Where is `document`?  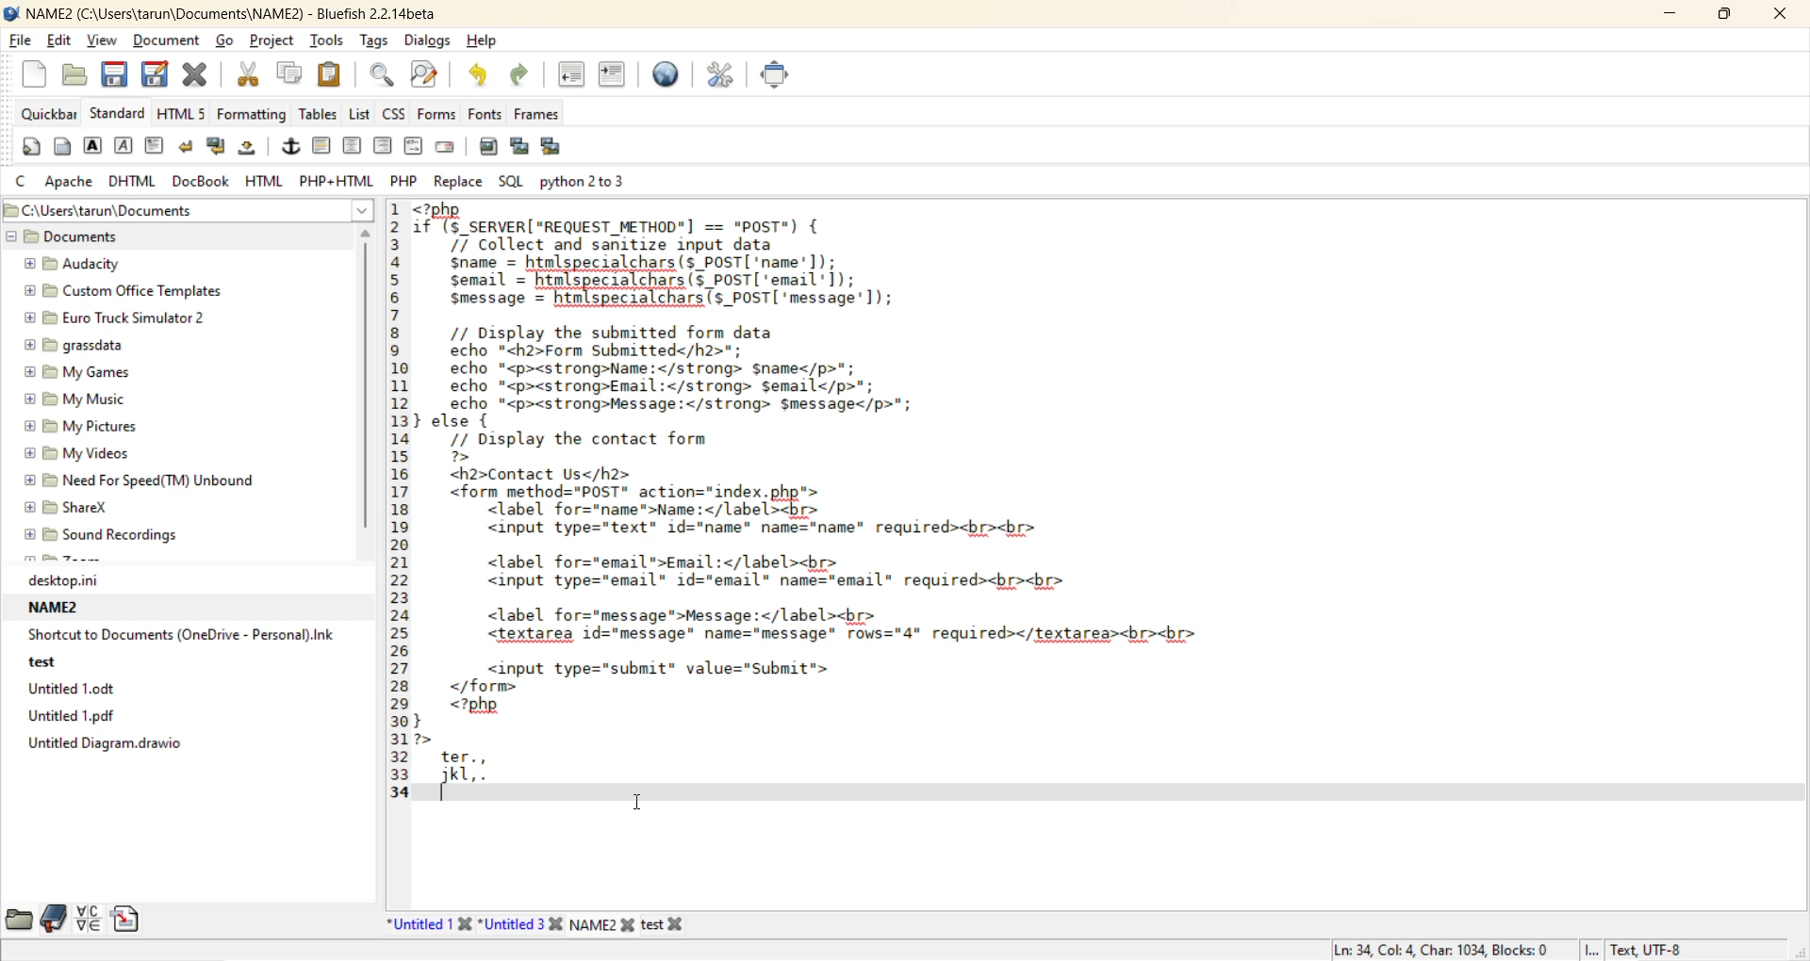 document is located at coordinates (171, 42).